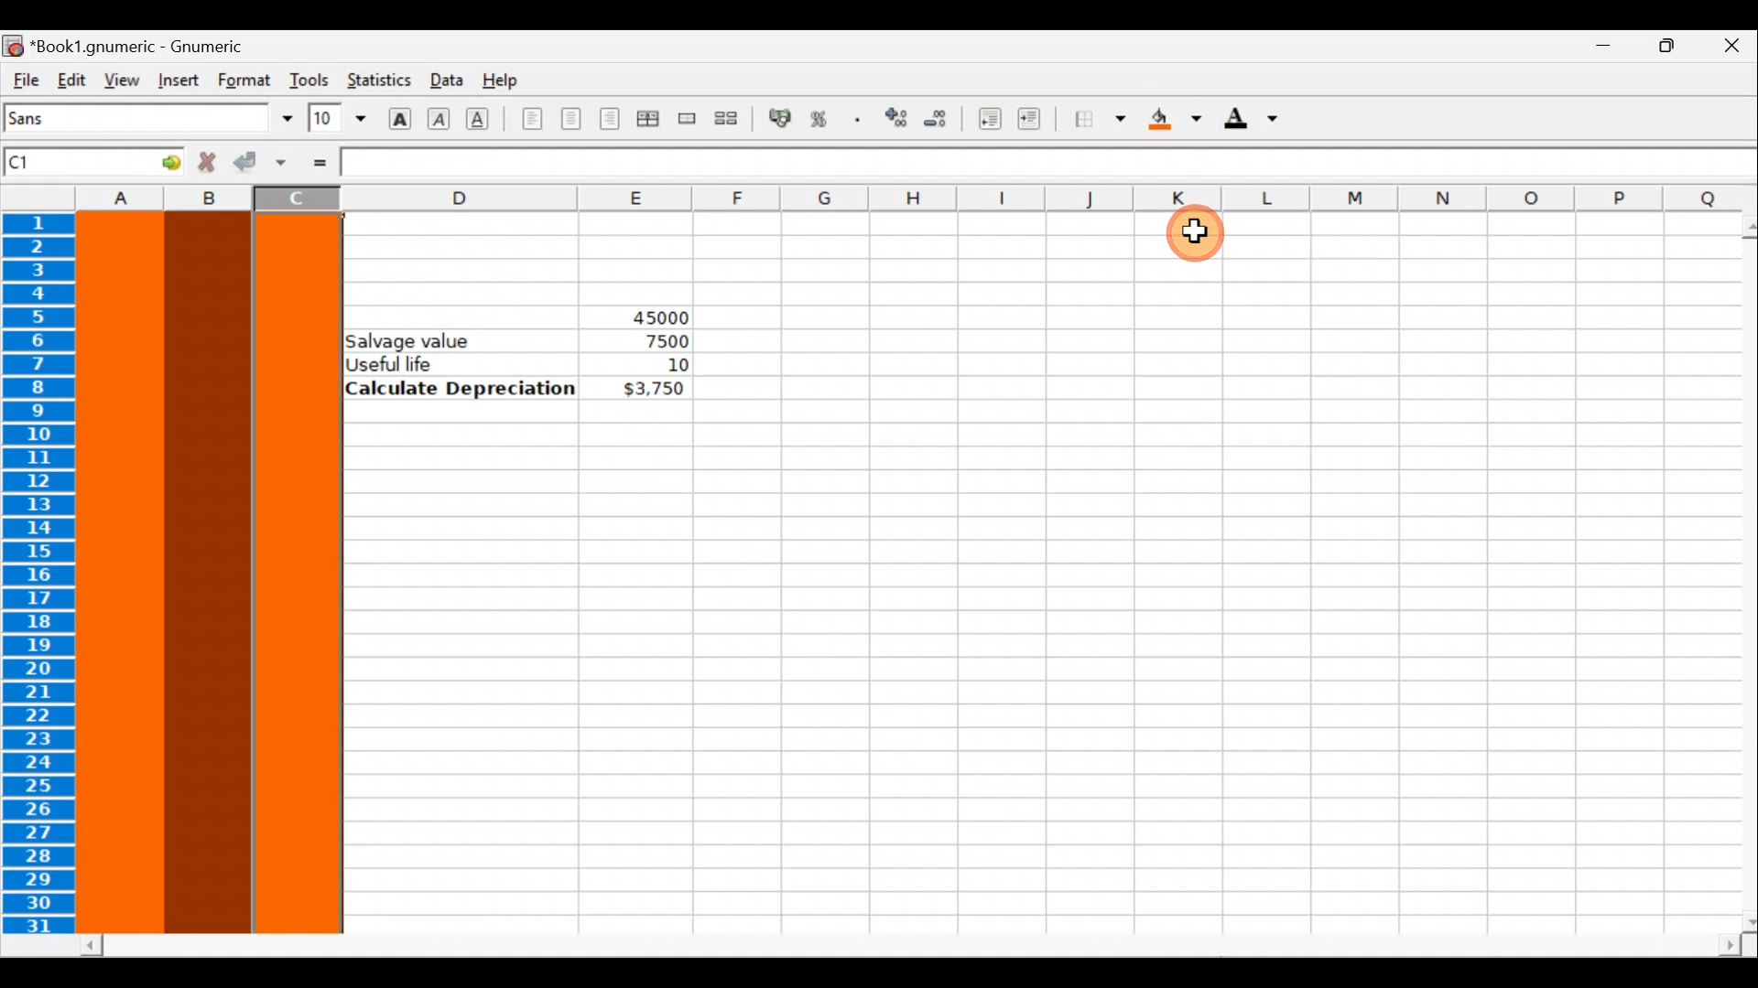 This screenshot has height=988, width=1758. What do you see at coordinates (654, 365) in the screenshot?
I see `10` at bounding box center [654, 365].